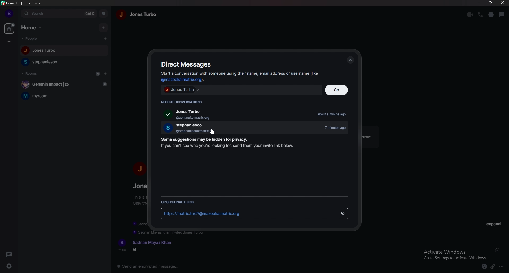  I want to click on create space, so click(9, 42).